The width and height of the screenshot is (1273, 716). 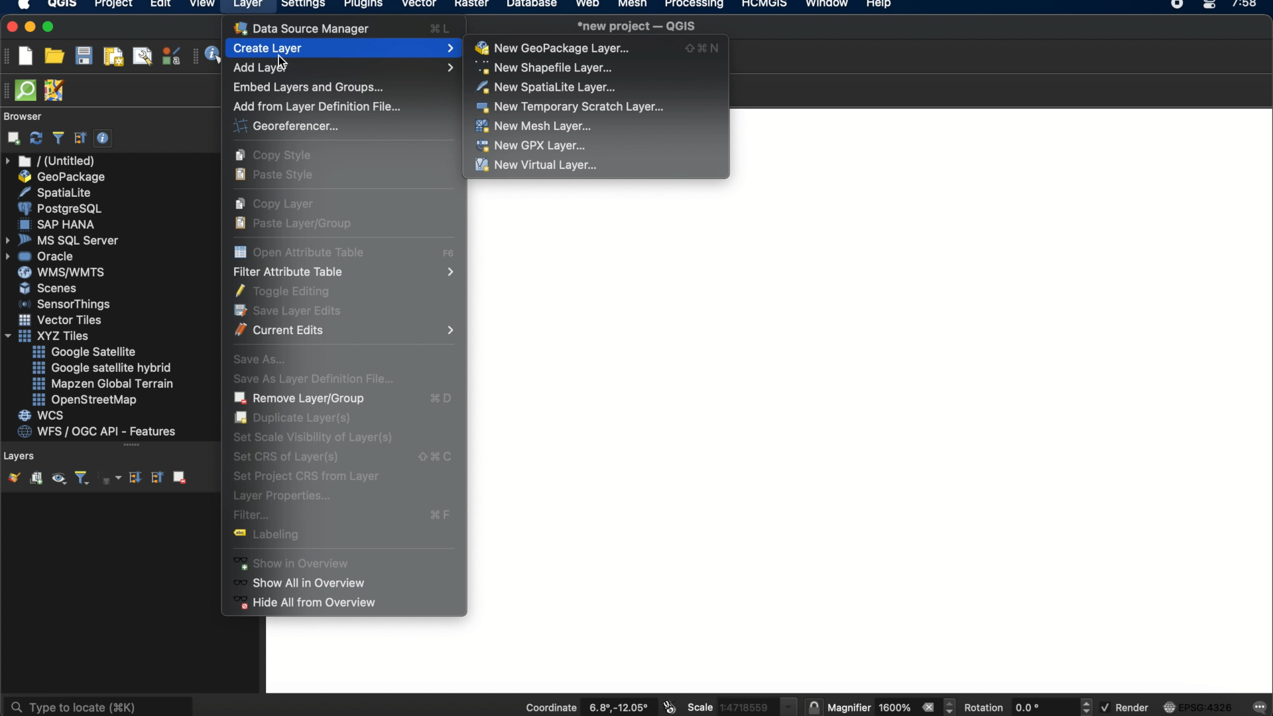 What do you see at coordinates (58, 138) in the screenshot?
I see `filter browser` at bounding box center [58, 138].